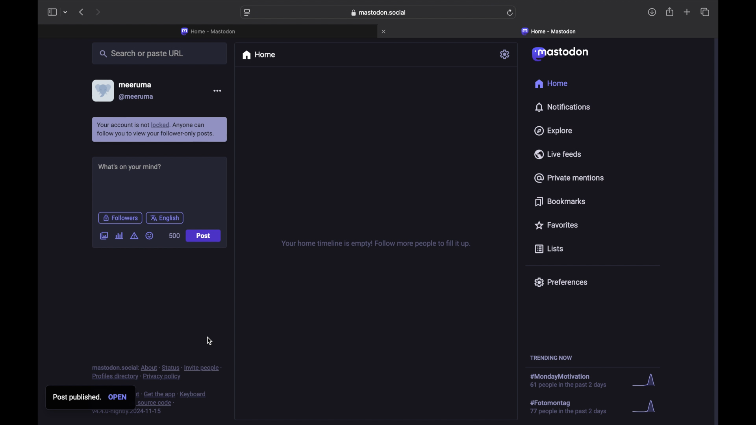 This screenshot has width=756, height=425. What do you see at coordinates (67, 13) in the screenshot?
I see `tab group picker` at bounding box center [67, 13].